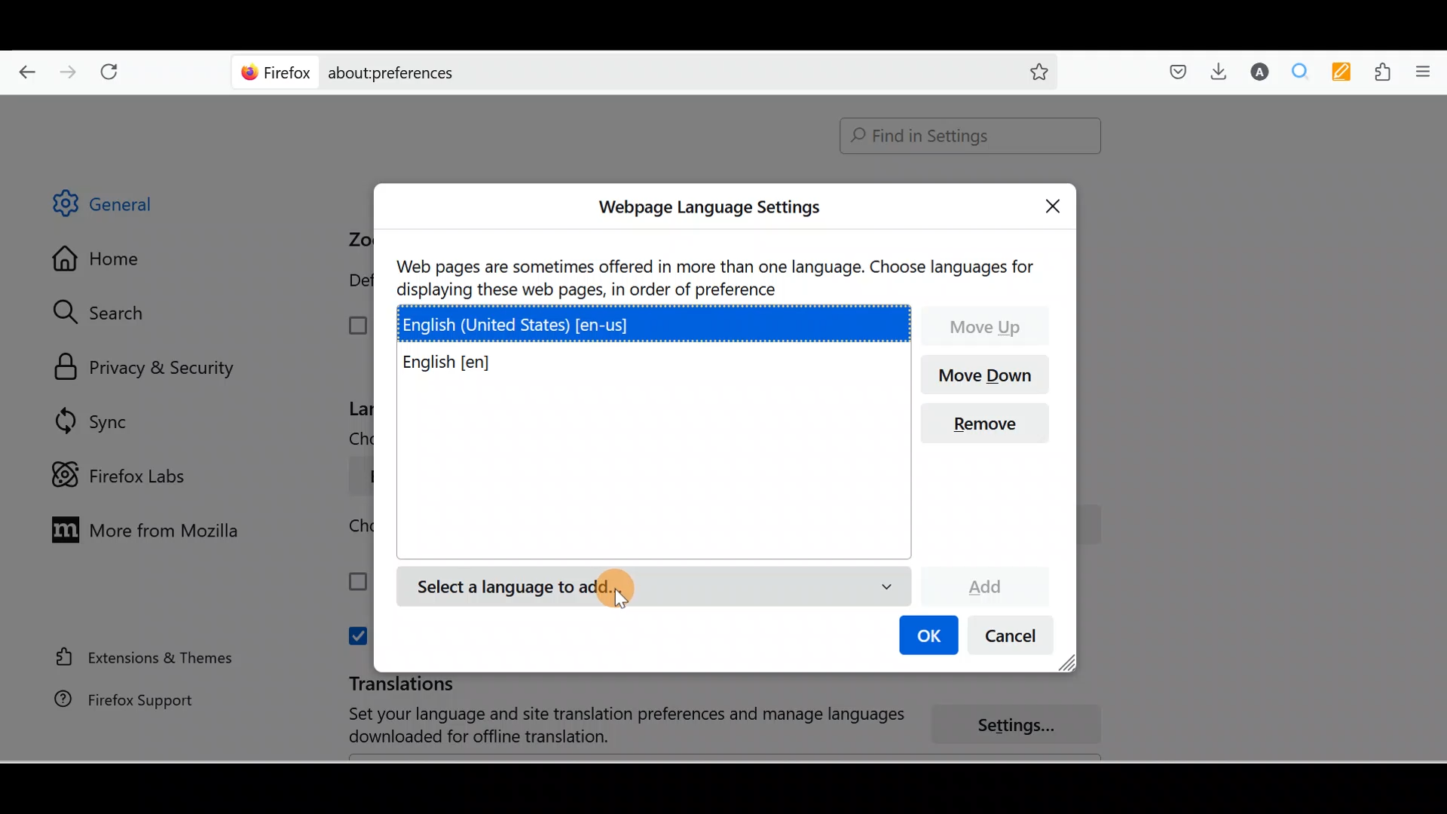 The image size is (1447, 814). I want to click on Move down, so click(988, 376).